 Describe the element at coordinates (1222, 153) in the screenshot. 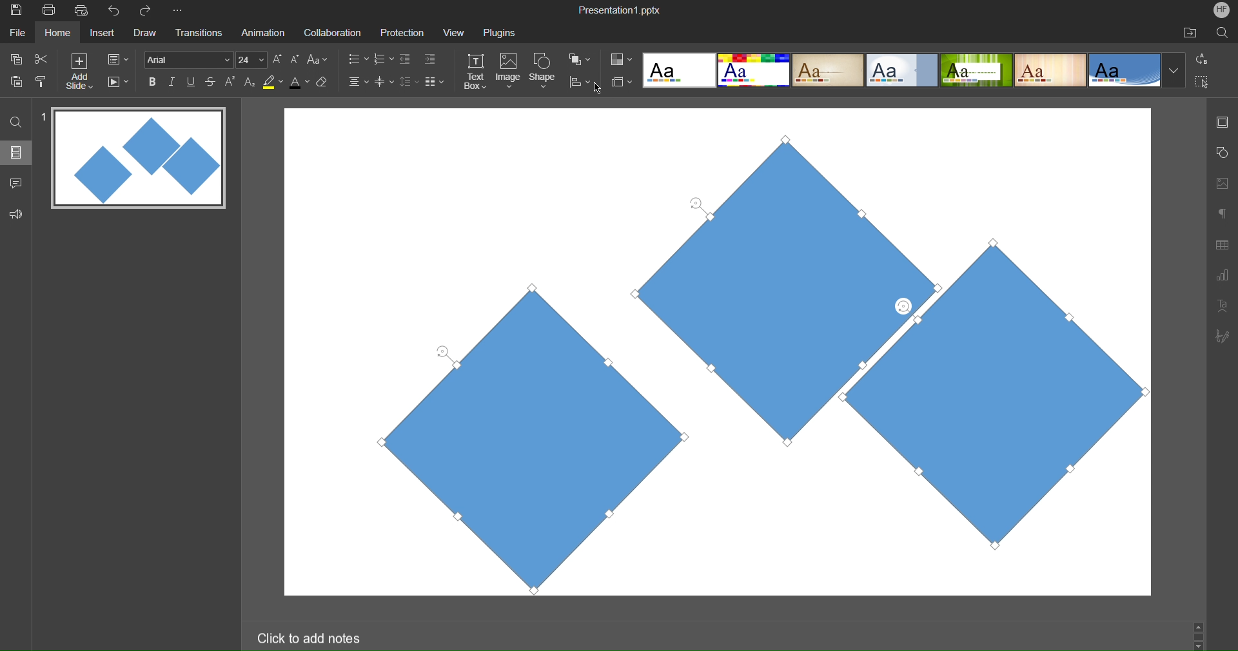

I see `Shape Settings` at that location.